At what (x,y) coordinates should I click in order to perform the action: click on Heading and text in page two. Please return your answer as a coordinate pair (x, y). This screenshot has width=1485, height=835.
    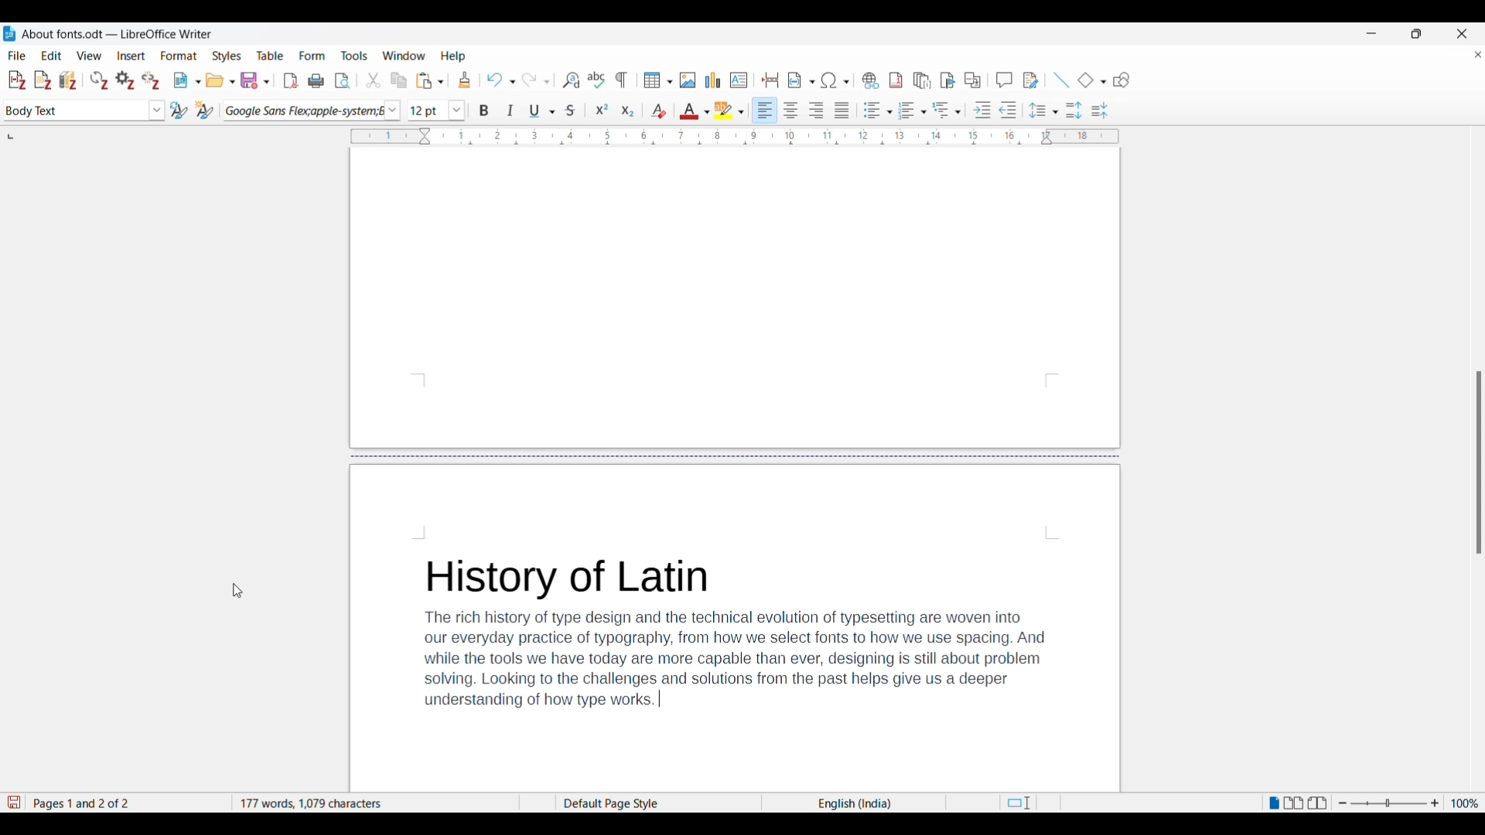
    Looking at the image, I should click on (736, 632).